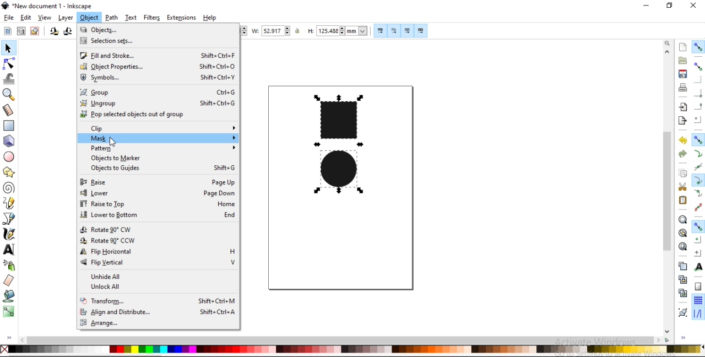 This screenshot has height=357, width=705. What do you see at coordinates (698, 107) in the screenshot?
I see `snap midpoints of bounding box edges` at bounding box center [698, 107].